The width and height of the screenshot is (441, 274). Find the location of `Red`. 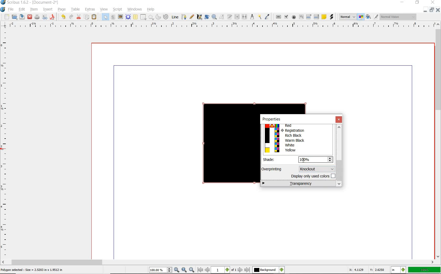

Red is located at coordinates (296, 126).